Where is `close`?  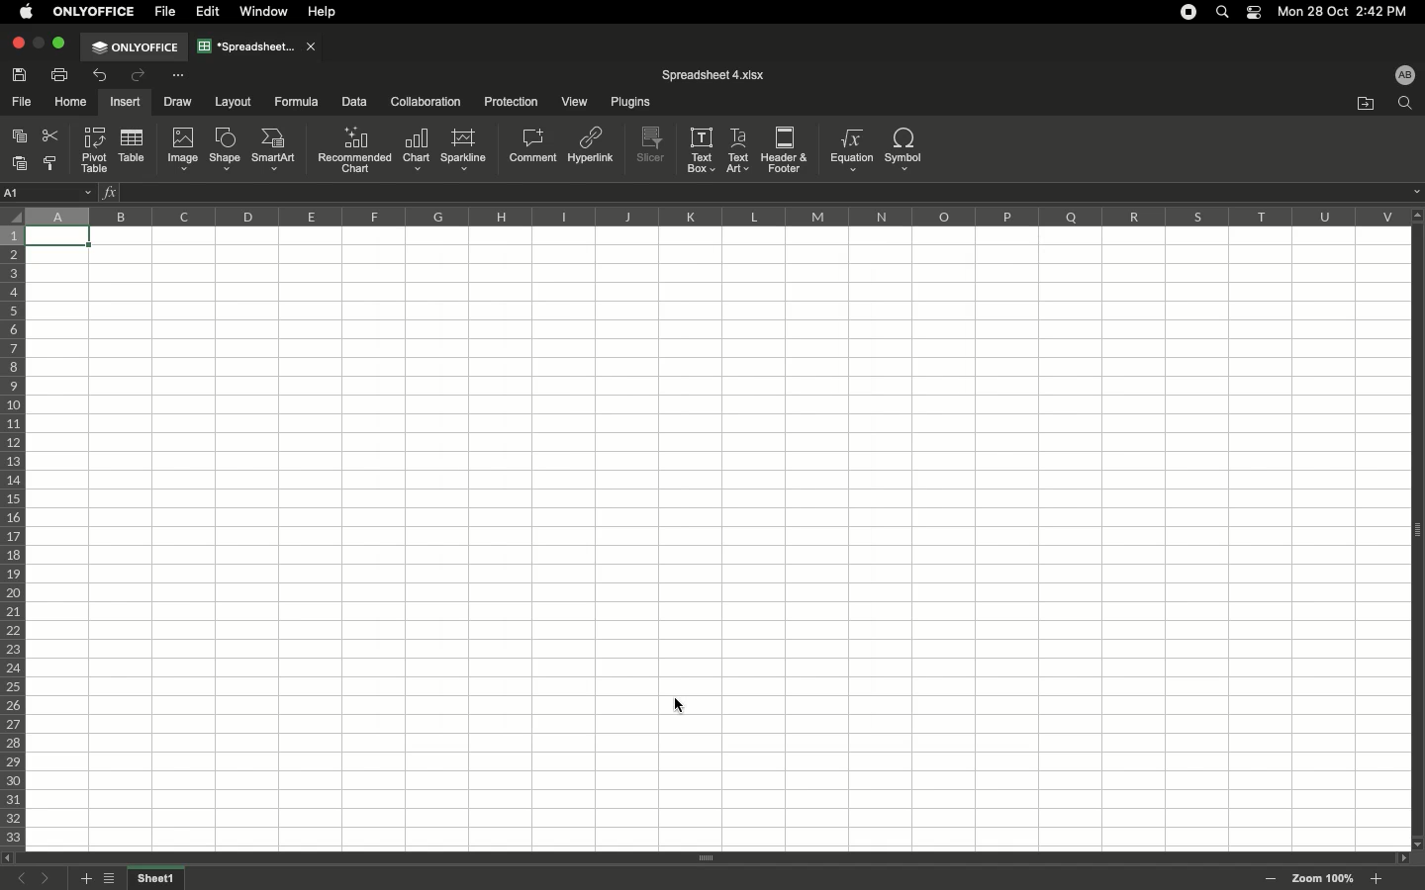 close is located at coordinates (313, 47).